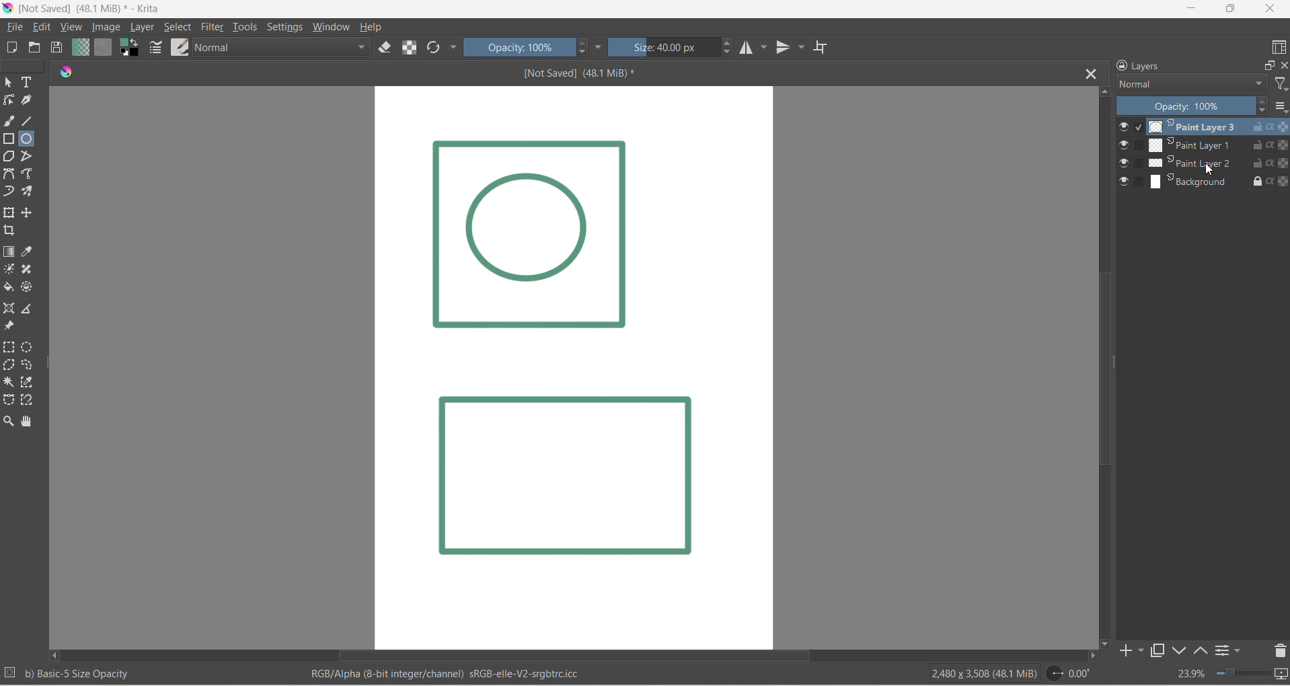 The width and height of the screenshot is (1290, 686). Describe the element at coordinates (245, 27) in the screenshot. I see `tools` at that location.